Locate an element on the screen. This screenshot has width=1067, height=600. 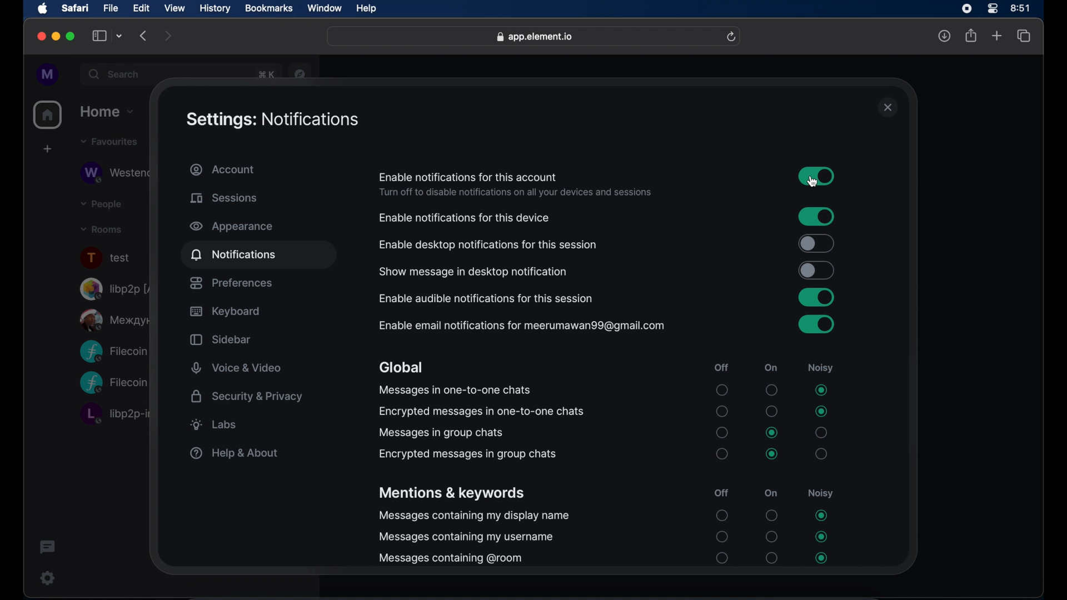
toggle button is located at coordinates (817, 176).